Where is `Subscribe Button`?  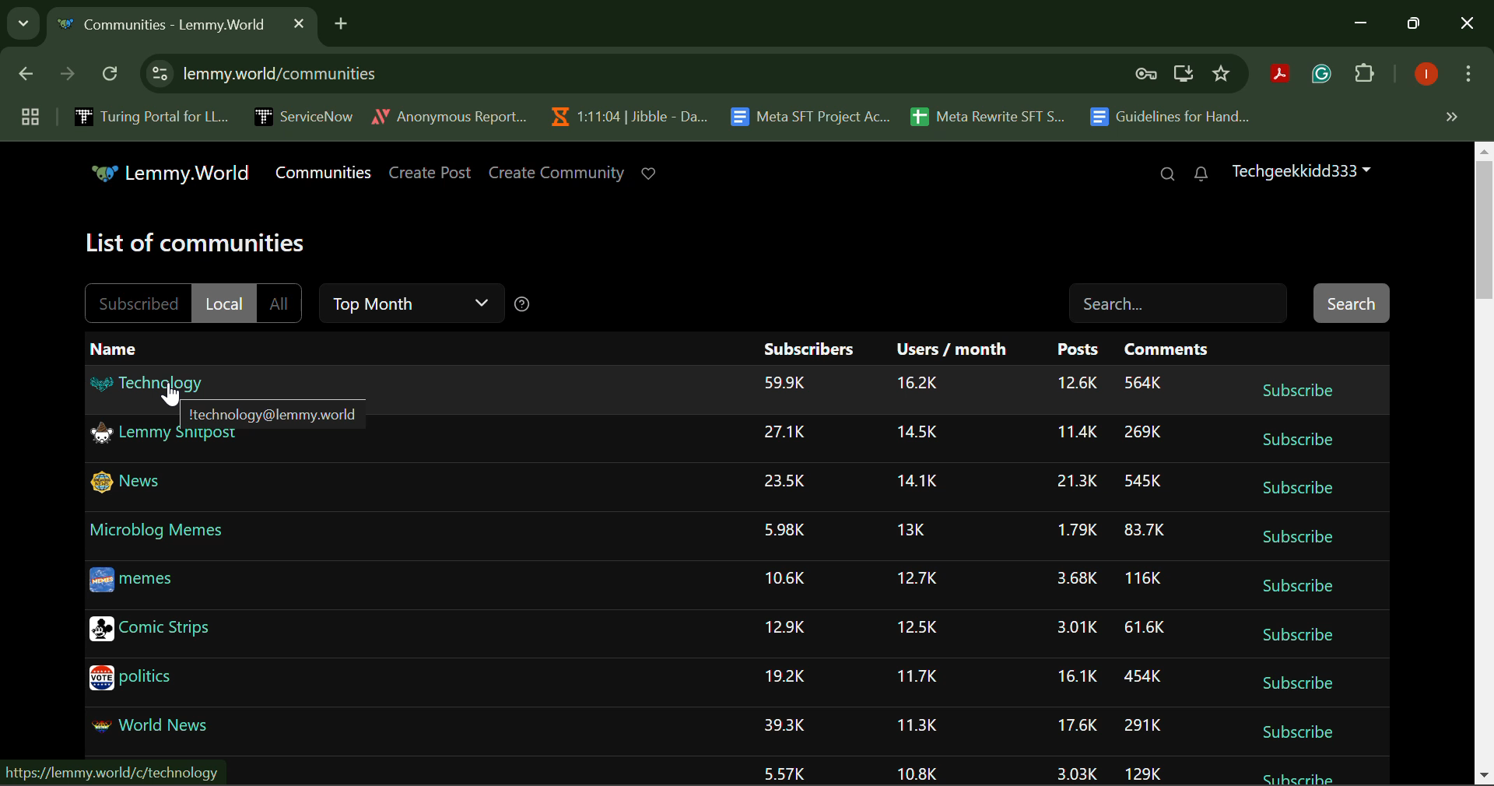 Subscribe Button is located at coordinates (1299, 488).